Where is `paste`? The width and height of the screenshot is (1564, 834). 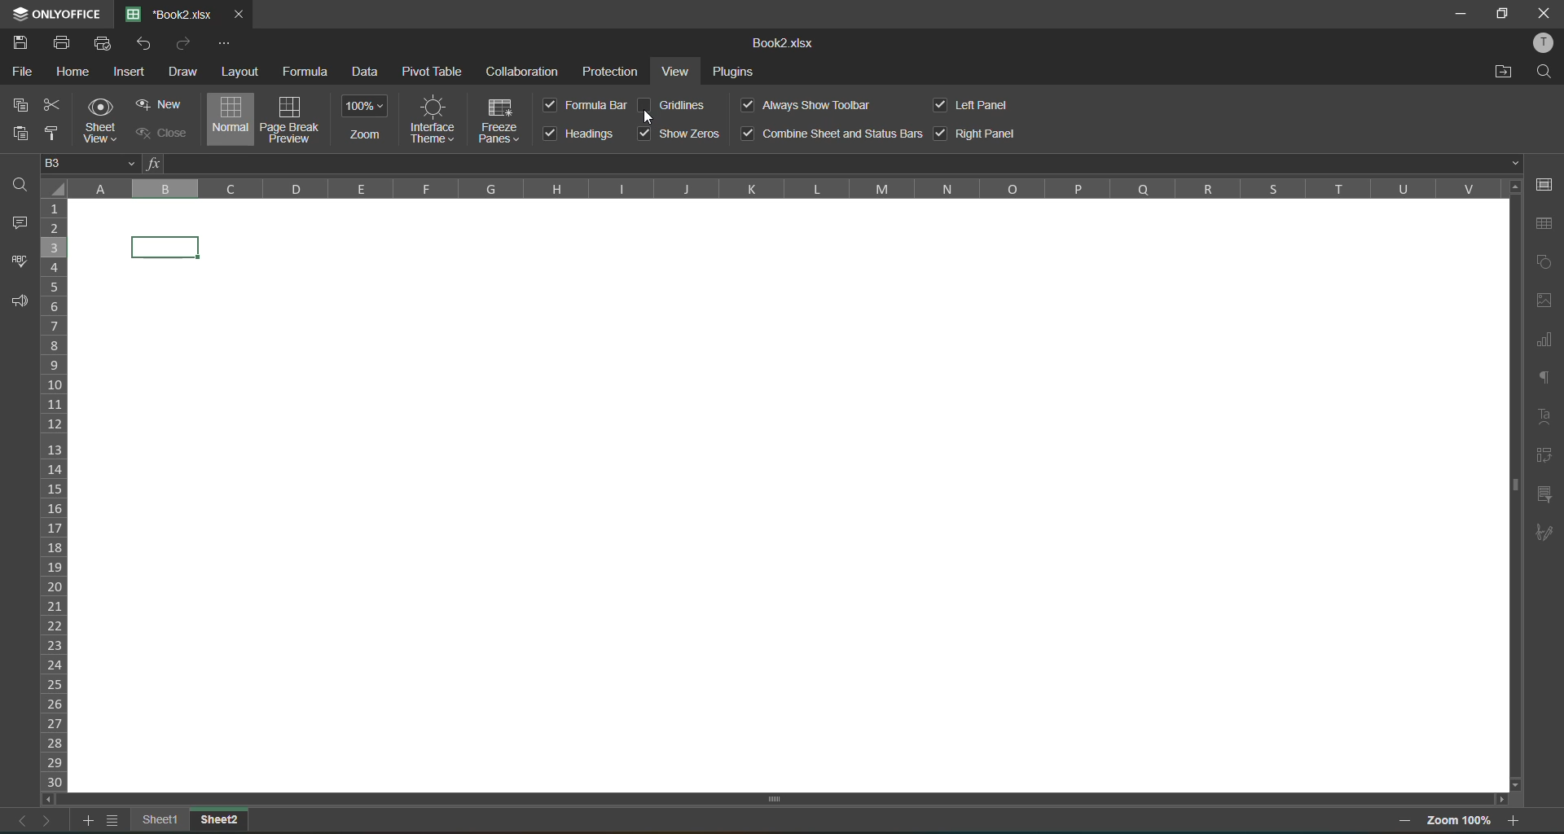
paste is located at coordinates (15, 134).